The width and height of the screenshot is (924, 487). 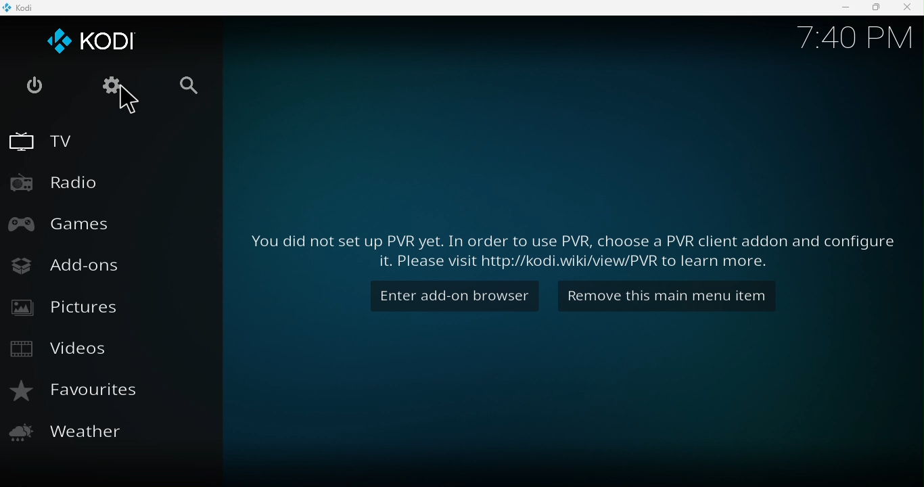 I want to click on Pictures, so click(x=70, y=307).